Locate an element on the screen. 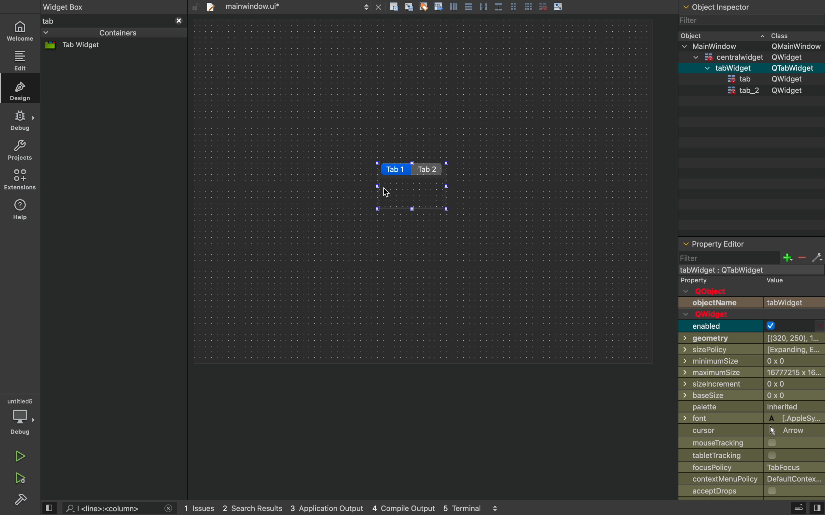  logs is located at coordinates (343, 508).